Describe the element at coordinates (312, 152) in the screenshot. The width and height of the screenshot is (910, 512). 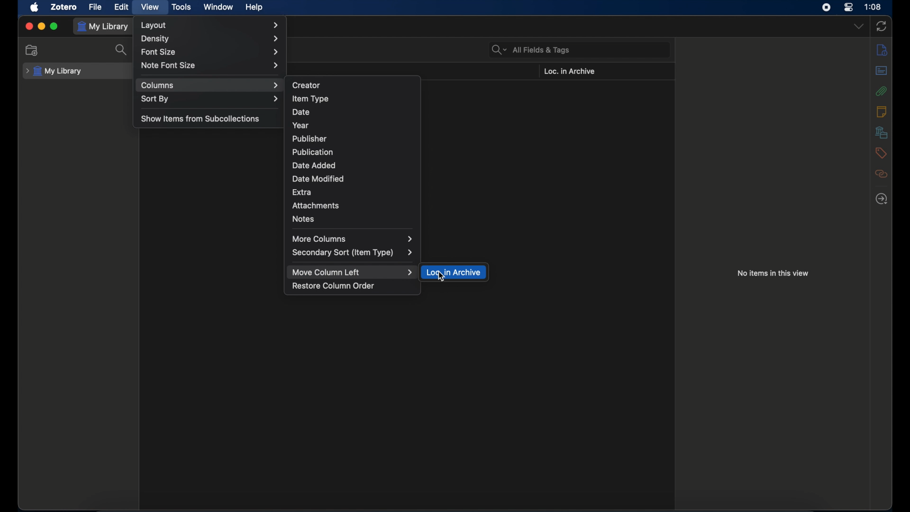
I see `publication` at that location.